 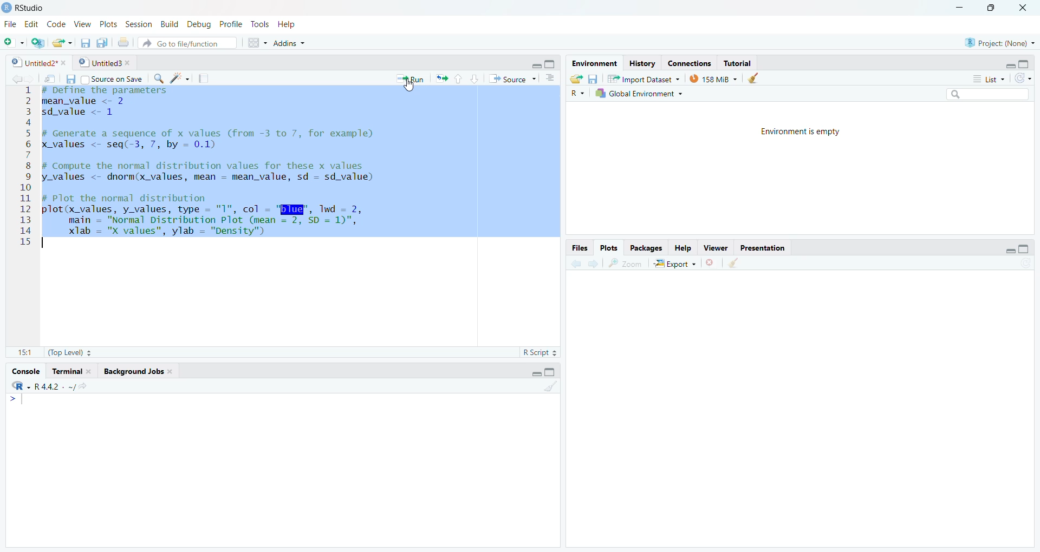 What do you see at coordinates (31, 22) in the screenshot?
I see `Edit` at bounding box center [31, 22].